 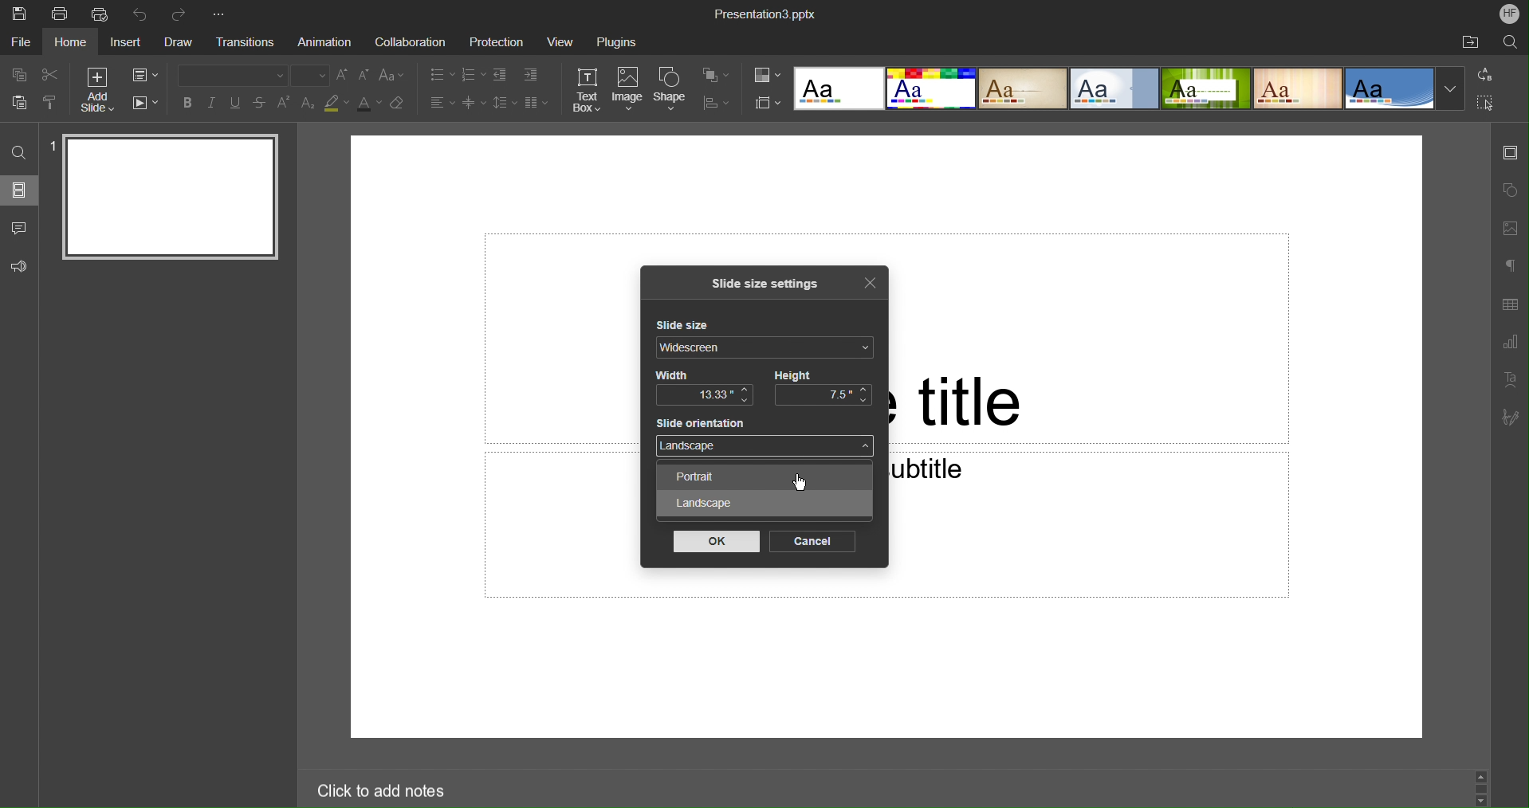 I want to click on Cut, so click(x=50, y=75).